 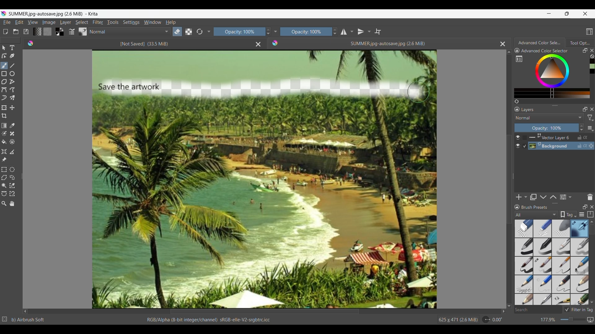 What do you see at coordinates (19, 22) in the screenshot?
I see `Edit` at bounding box center [19, 22].